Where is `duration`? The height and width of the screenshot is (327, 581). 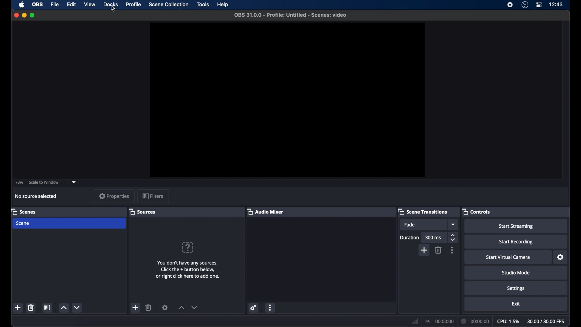
duration is located at coordinates (475, 321).